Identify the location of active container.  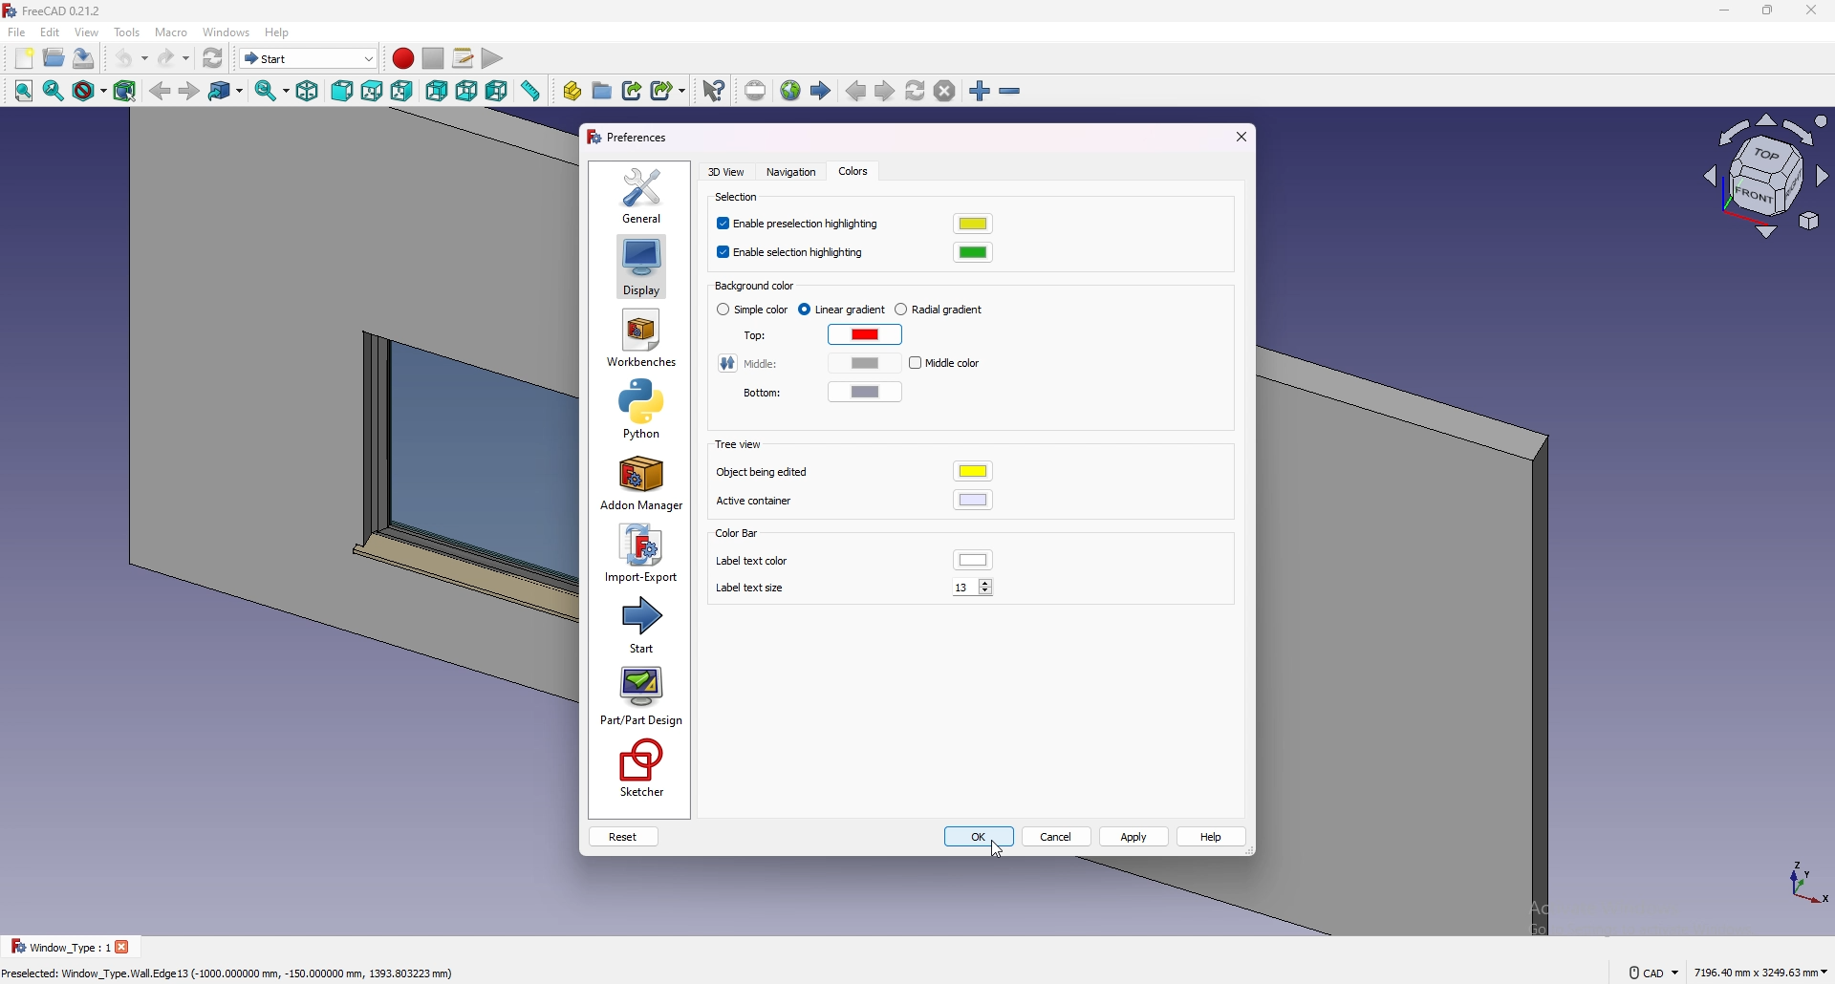
(765, 503).